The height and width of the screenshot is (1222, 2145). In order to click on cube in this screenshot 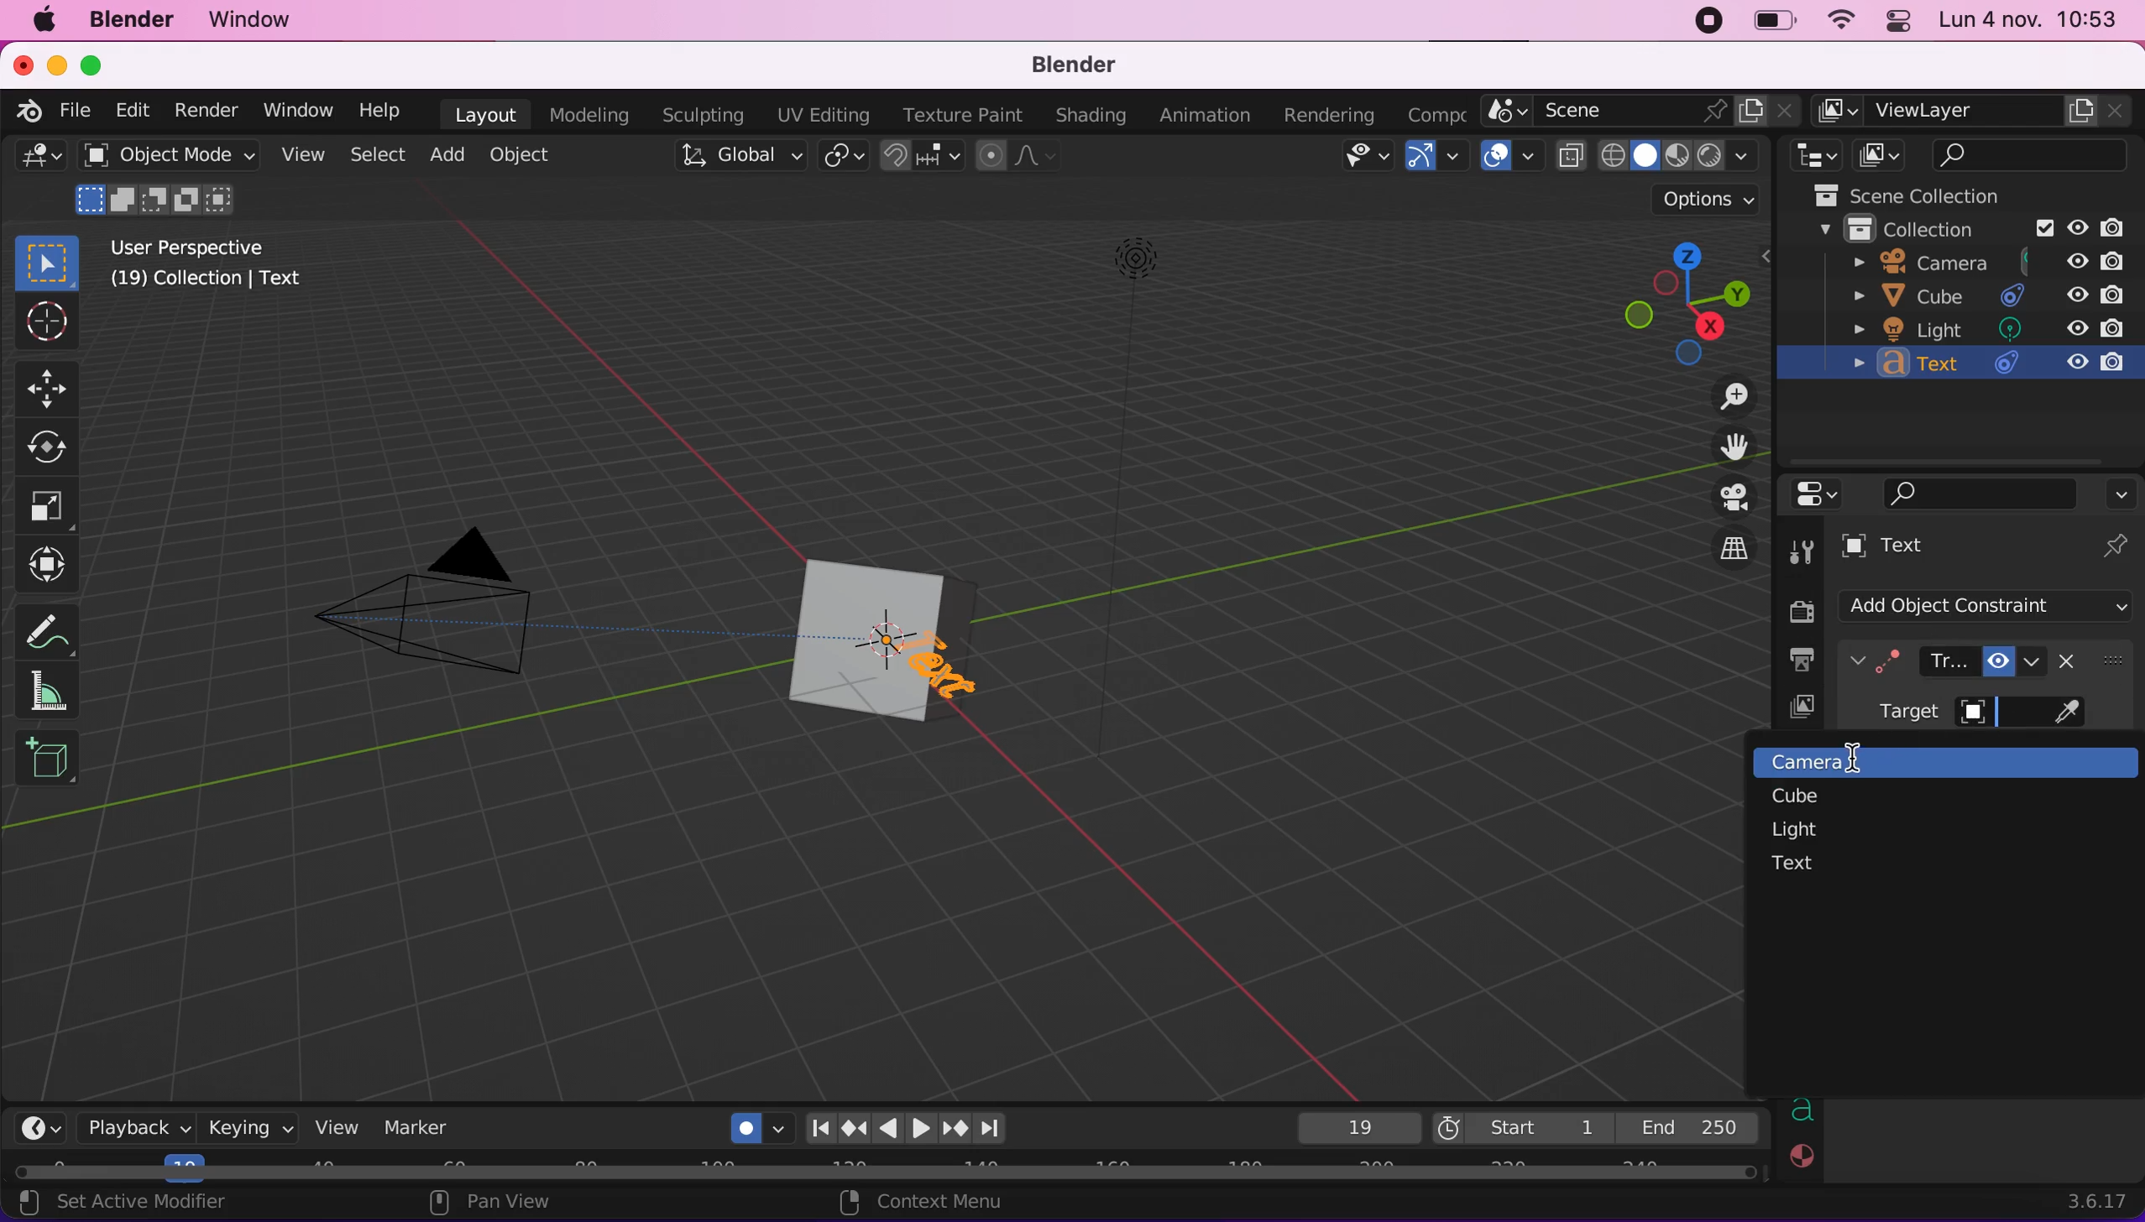, I will do `click(1804, 798)`.